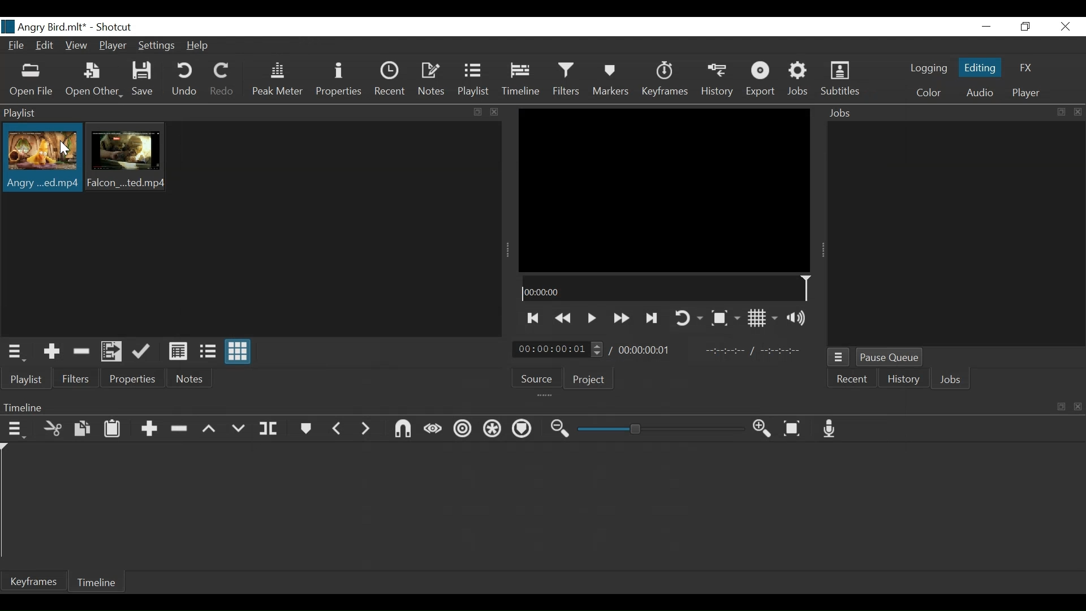 This screenshot has height=611, width=1086. What do you see at coordinates (764, 428) in the screenshot?
I see `Zoom timeline in` at bounding box center [764, 428].